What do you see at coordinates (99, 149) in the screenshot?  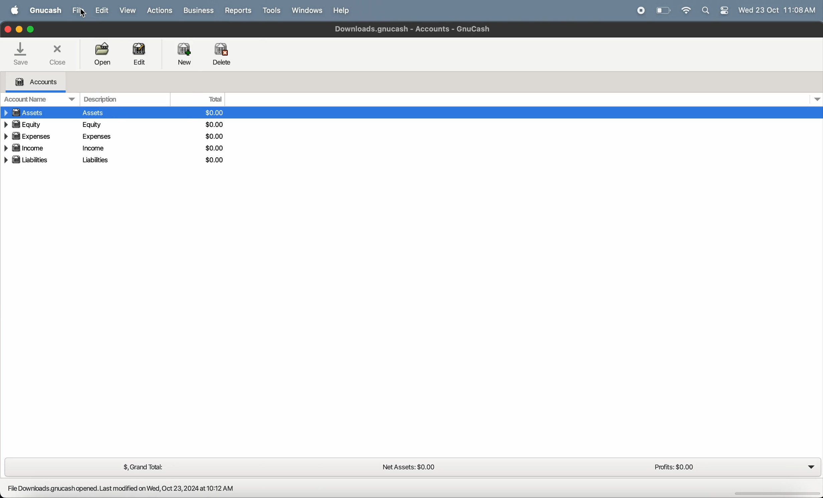 I see `income` at bounding box center [99, 149].